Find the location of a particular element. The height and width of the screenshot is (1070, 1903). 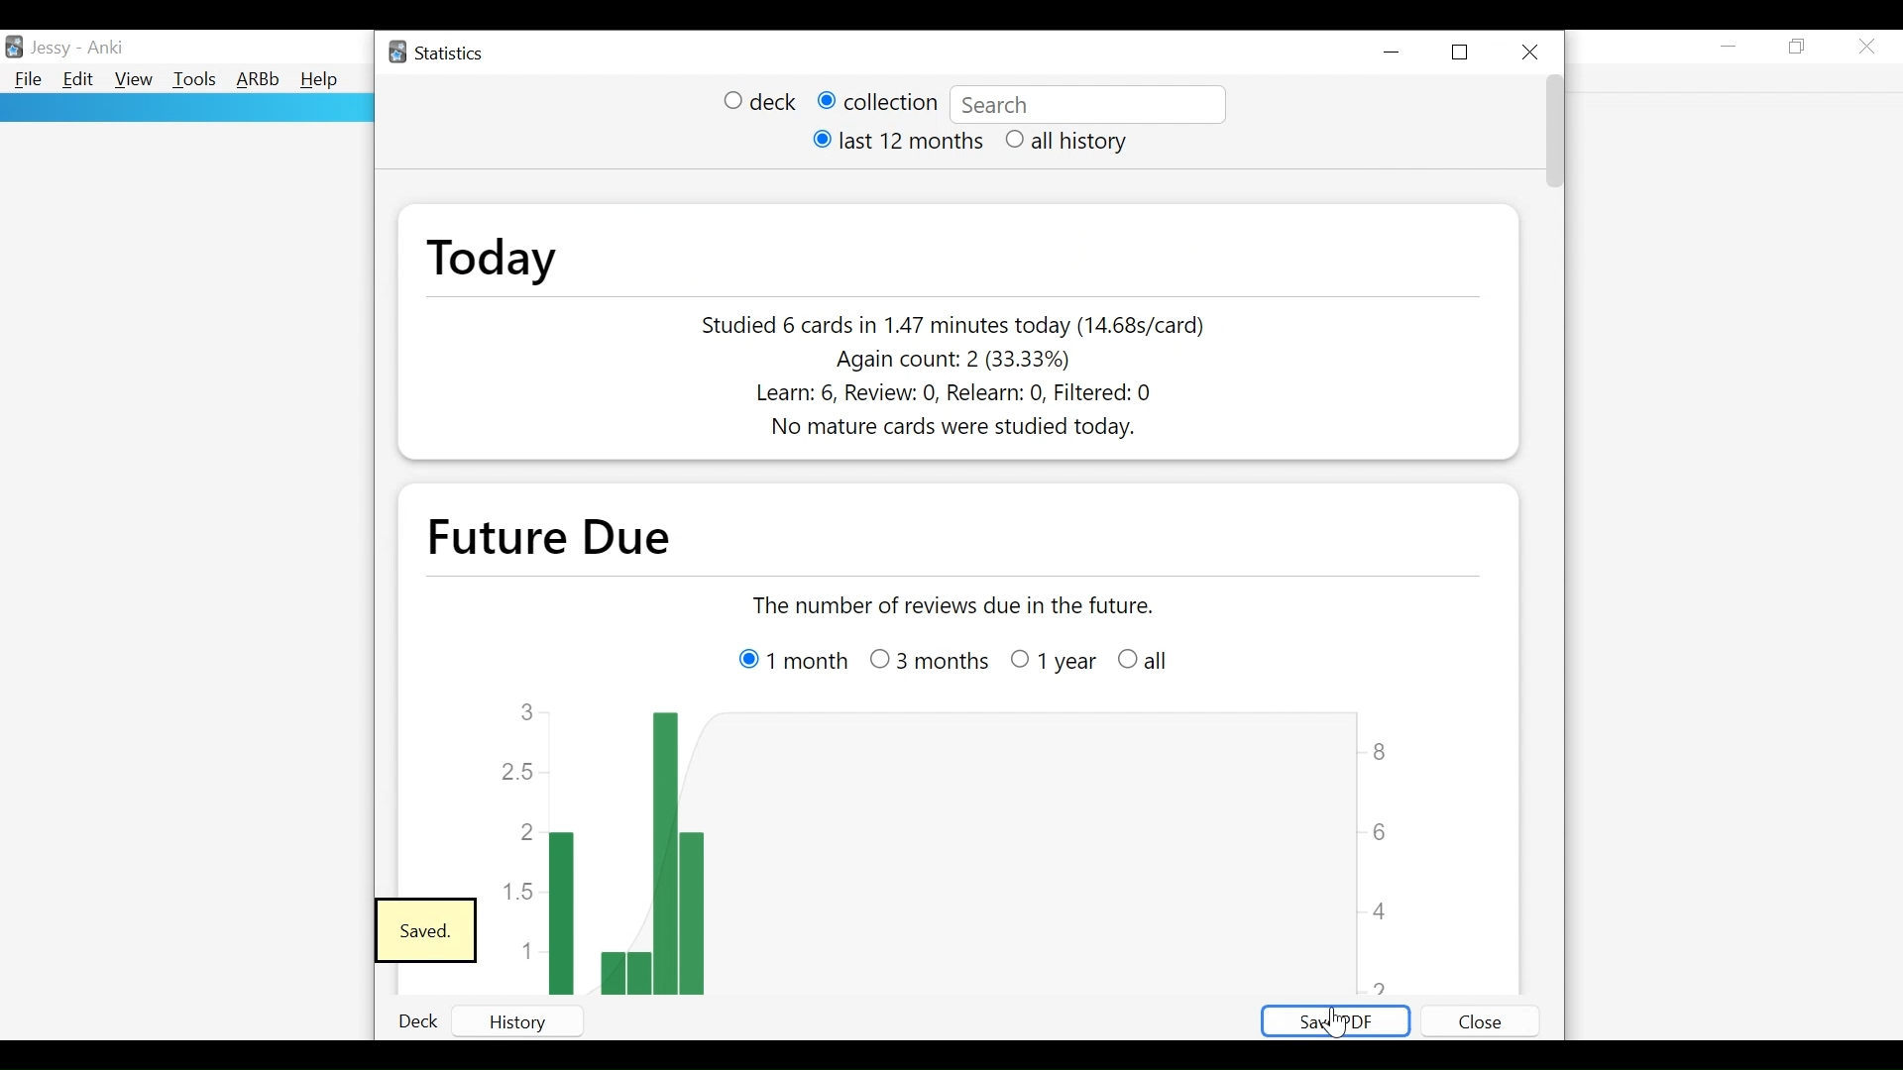

Restore is located at coordinates (1464, 52).